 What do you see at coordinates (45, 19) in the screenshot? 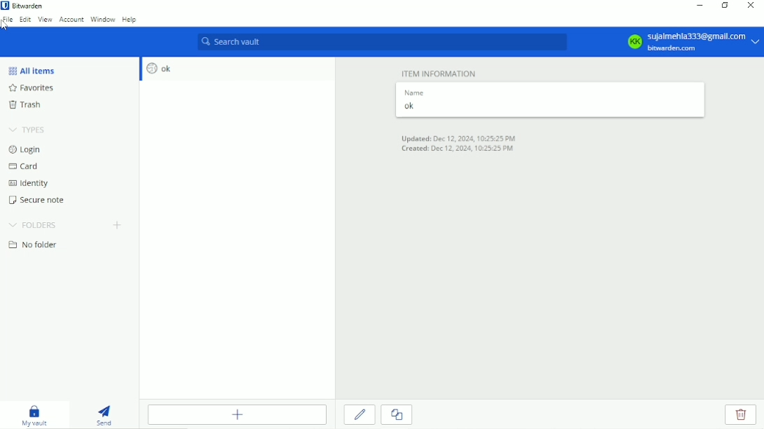
I see `View` at bounding box center [45, 19].